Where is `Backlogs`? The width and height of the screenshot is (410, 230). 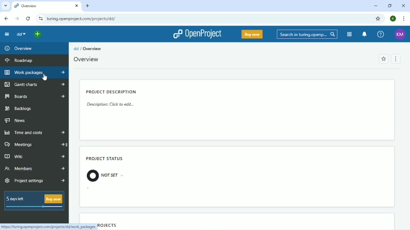 Backlogs is located at coordinates (21, 109).